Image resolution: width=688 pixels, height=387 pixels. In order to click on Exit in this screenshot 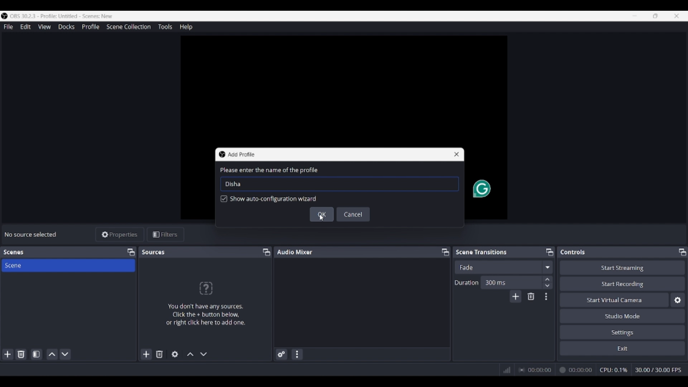, I will do `click(622, 348)`.